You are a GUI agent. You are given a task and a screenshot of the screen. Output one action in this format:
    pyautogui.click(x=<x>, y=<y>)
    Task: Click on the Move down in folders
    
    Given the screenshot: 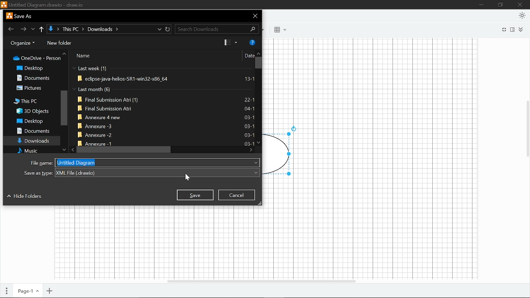 What is the action you would take?
    pyautogui.click(x=65, y=150)
    